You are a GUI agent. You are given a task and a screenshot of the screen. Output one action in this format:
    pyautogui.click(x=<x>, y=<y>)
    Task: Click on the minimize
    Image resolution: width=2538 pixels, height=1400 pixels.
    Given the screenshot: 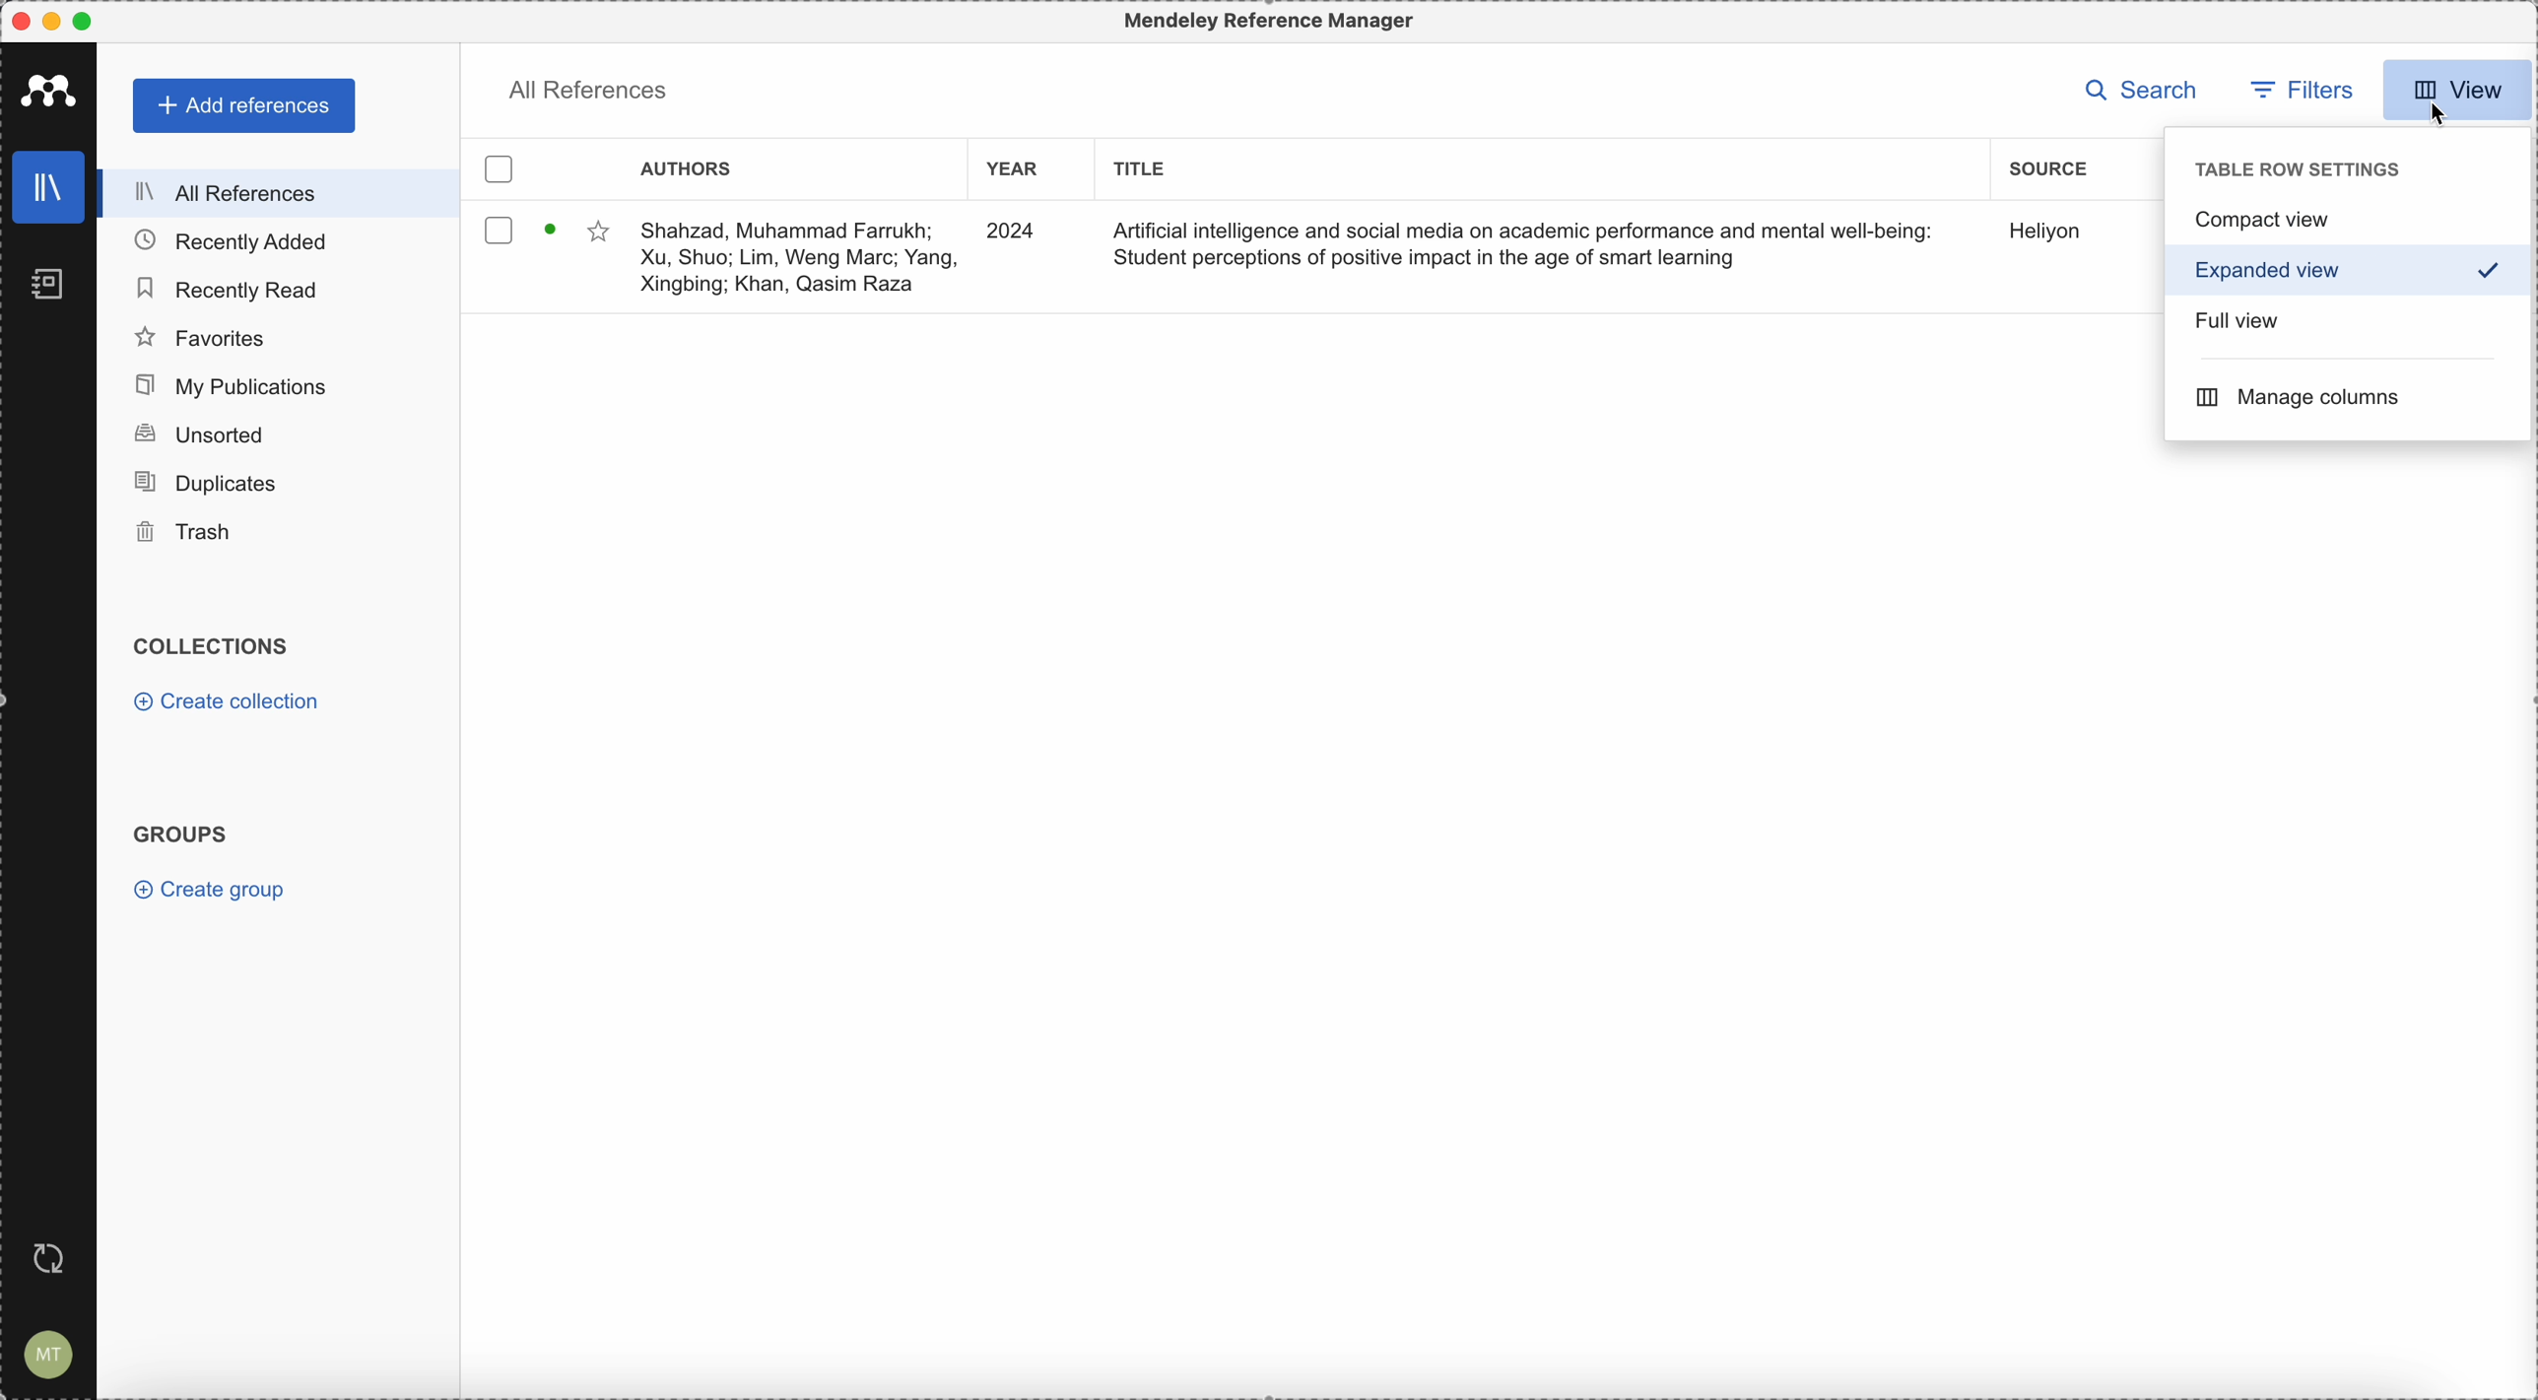 What is the action you would take?
    pyautogui.click(x=56, y=21)
    